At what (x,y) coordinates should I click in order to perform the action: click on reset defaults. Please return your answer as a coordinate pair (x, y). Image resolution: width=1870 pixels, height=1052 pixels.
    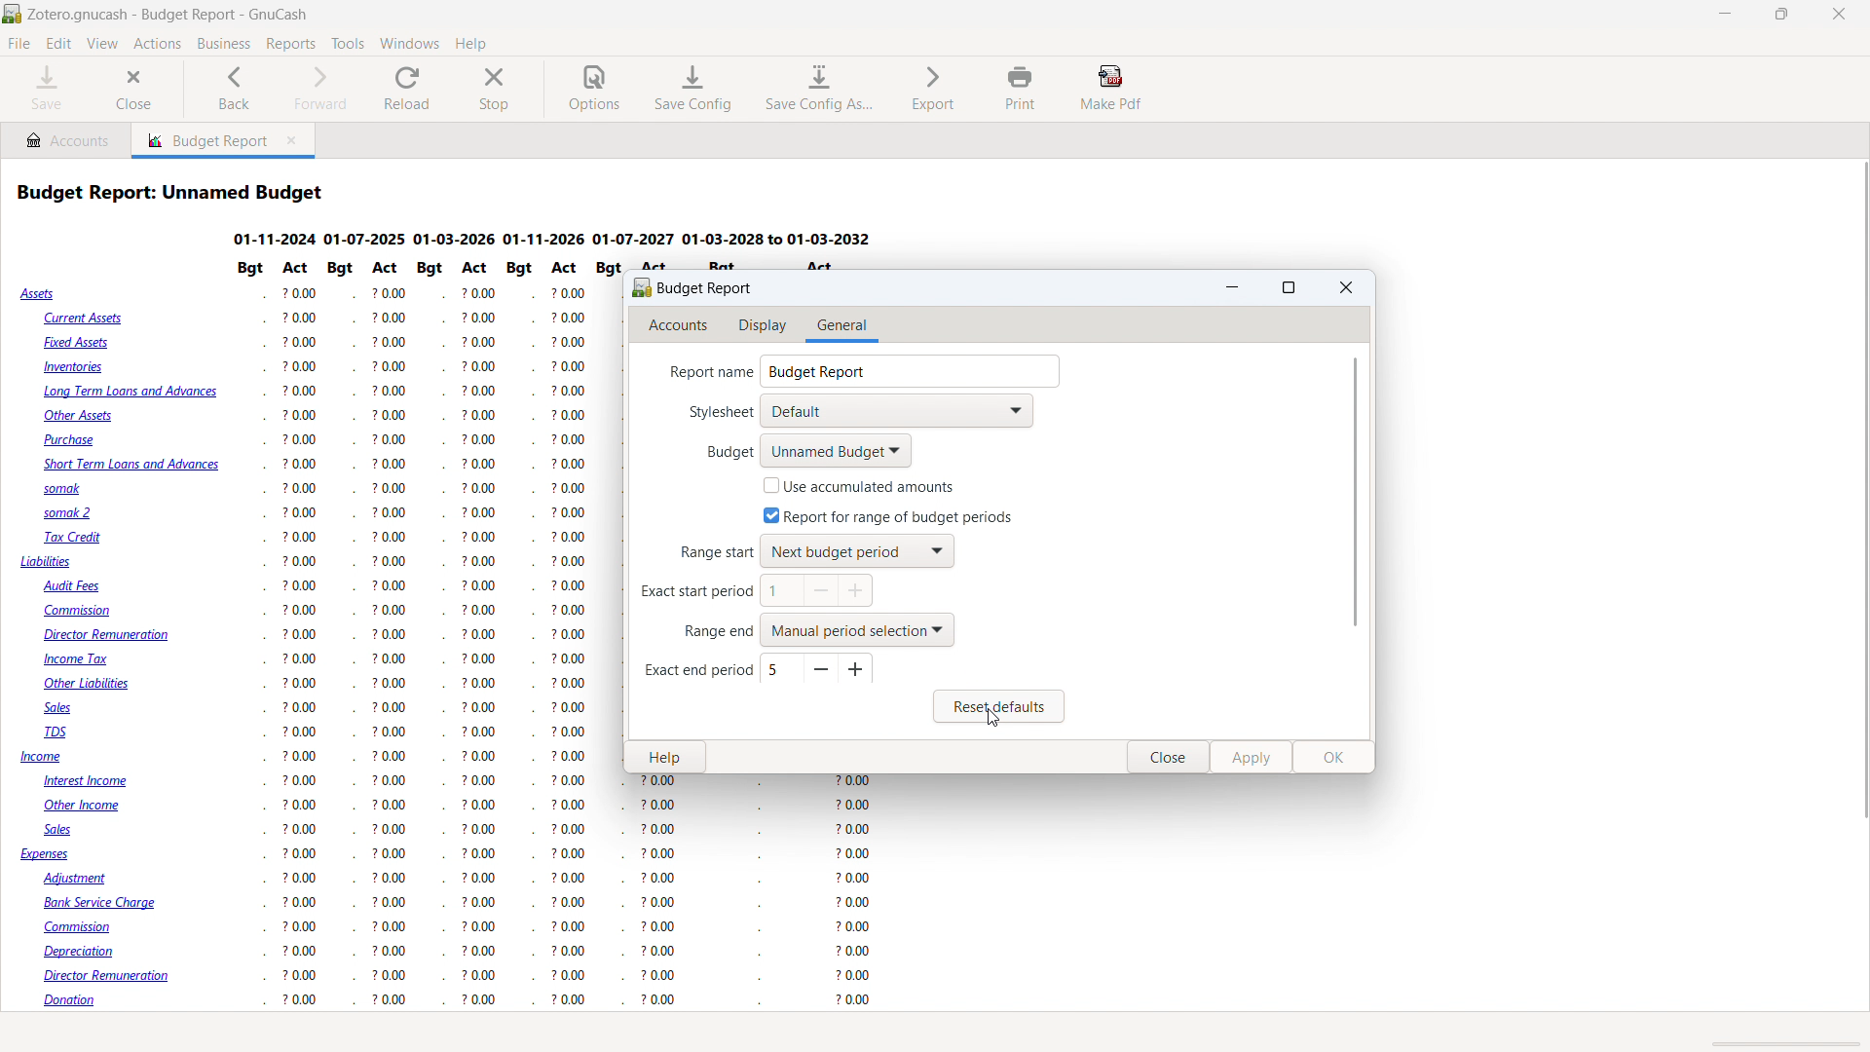
    Looking at the image, I should click on (999, 706).